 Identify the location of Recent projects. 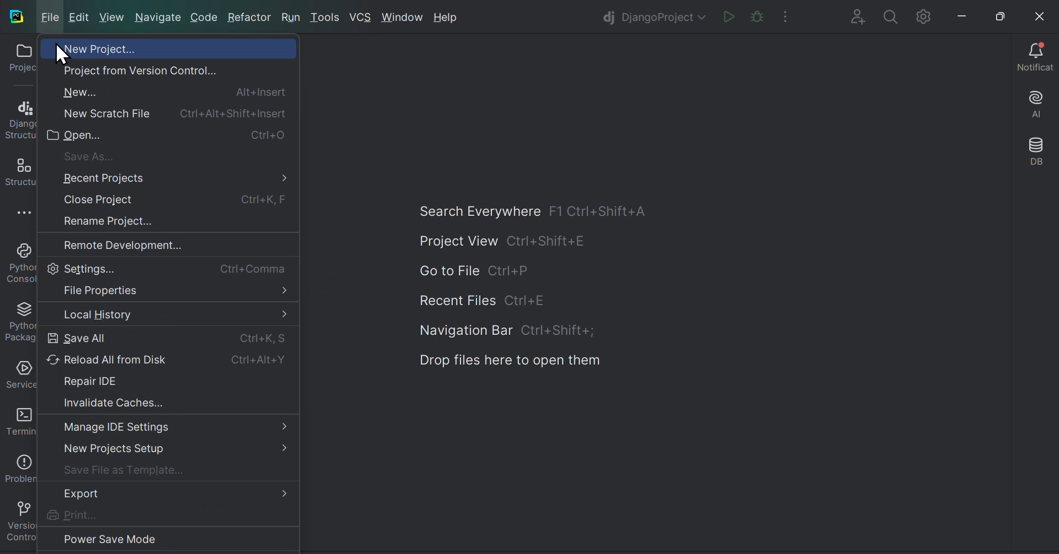
(176, 178).